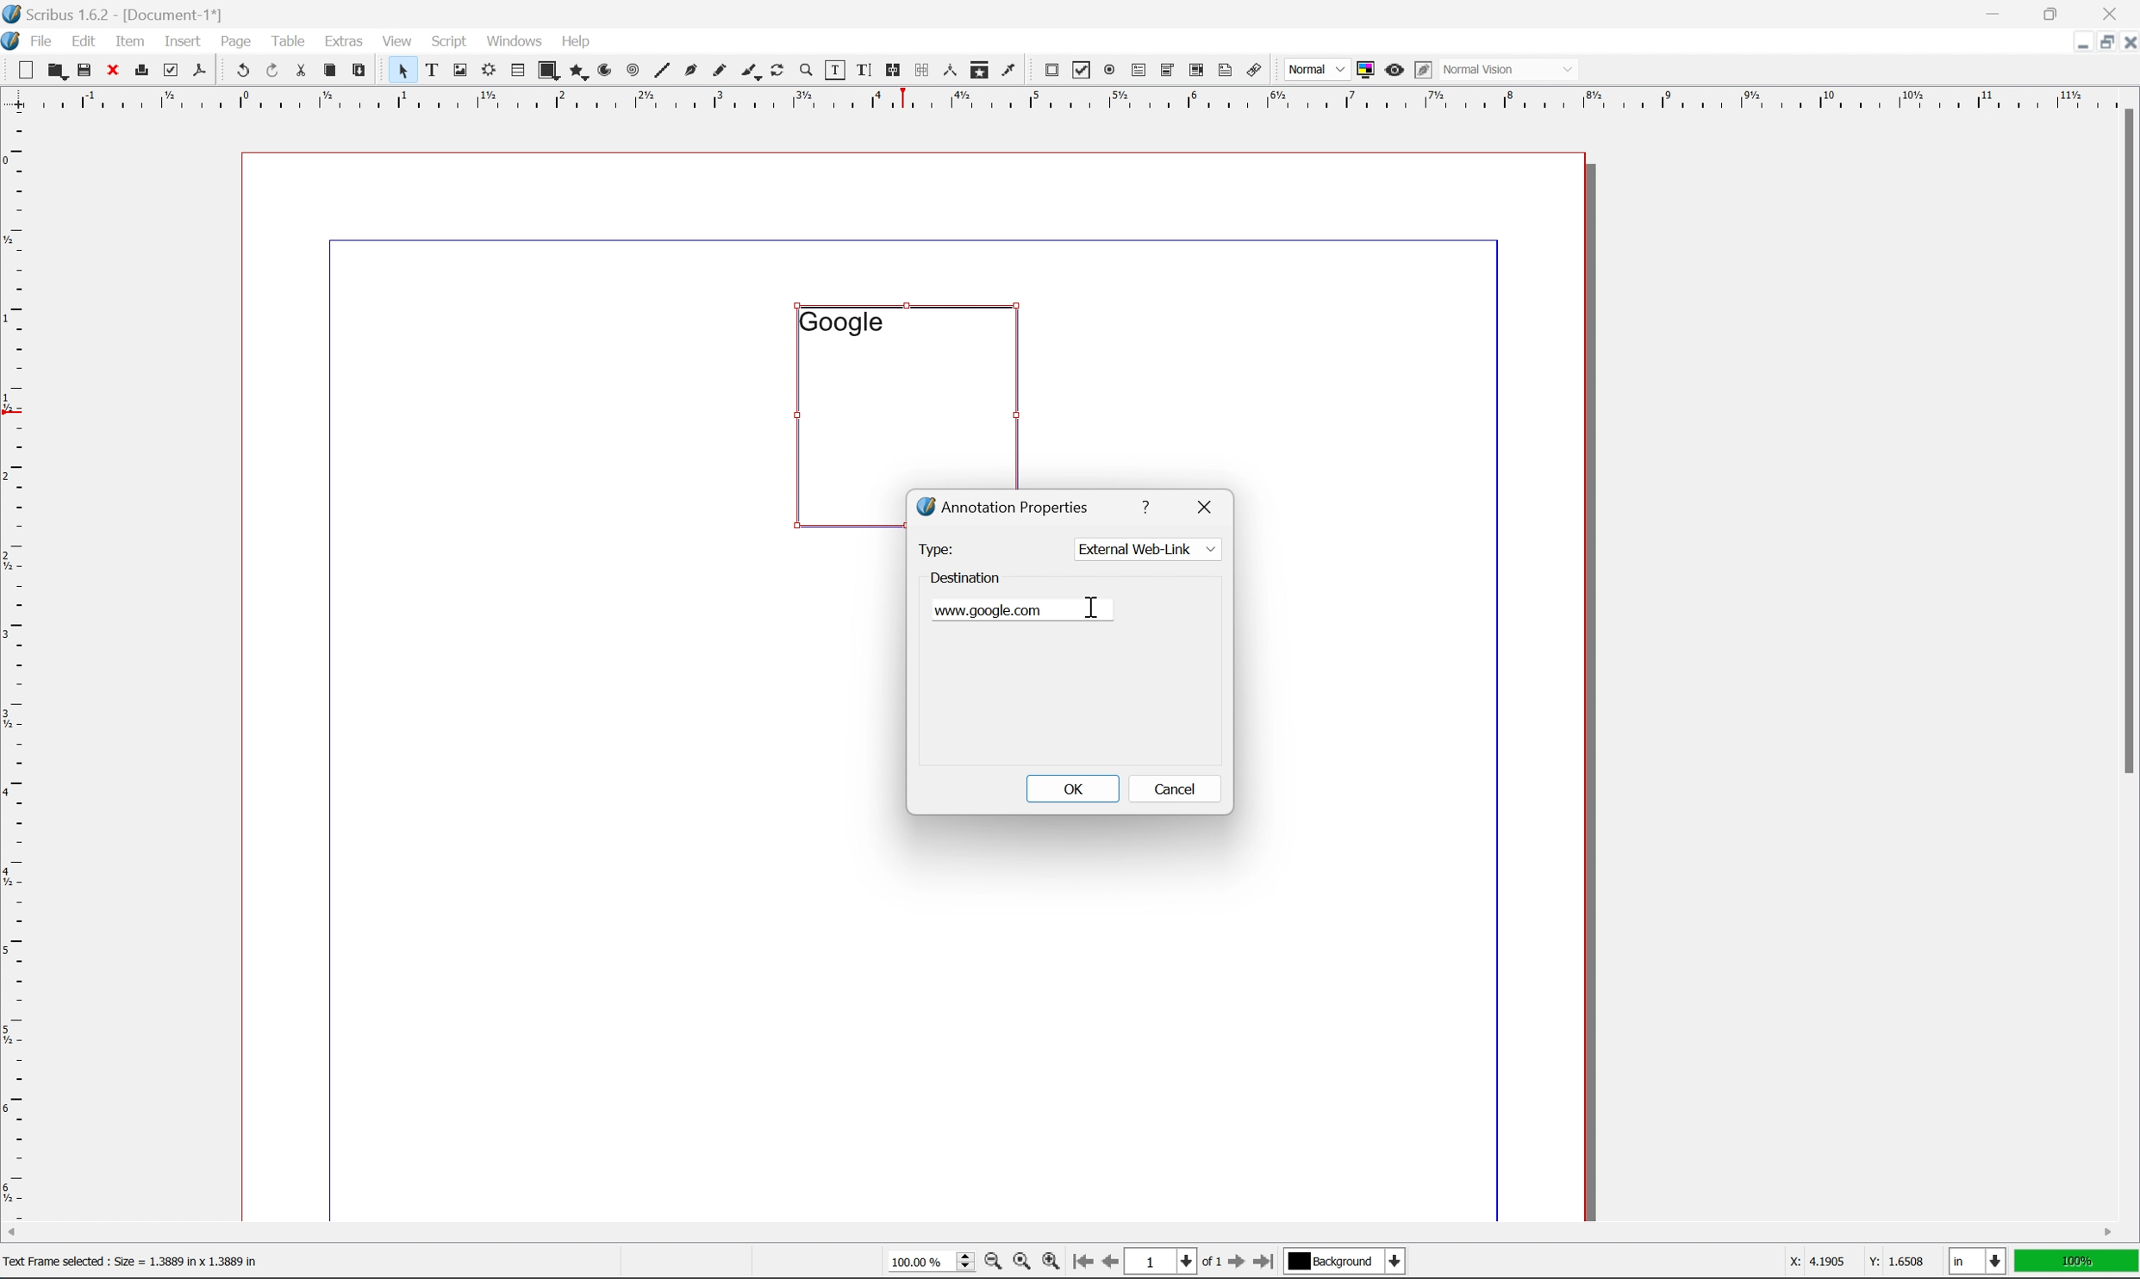 The image size is (2140, 1279). Describe the element at coordinates (1080, 1262) in the screenshot. I see `go to first page` at that location.